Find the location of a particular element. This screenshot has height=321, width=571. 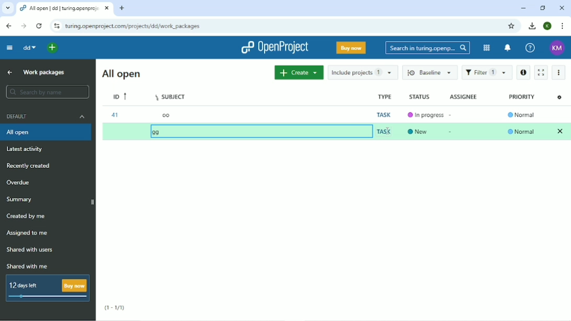

Back is located at coordinates (9, 26).